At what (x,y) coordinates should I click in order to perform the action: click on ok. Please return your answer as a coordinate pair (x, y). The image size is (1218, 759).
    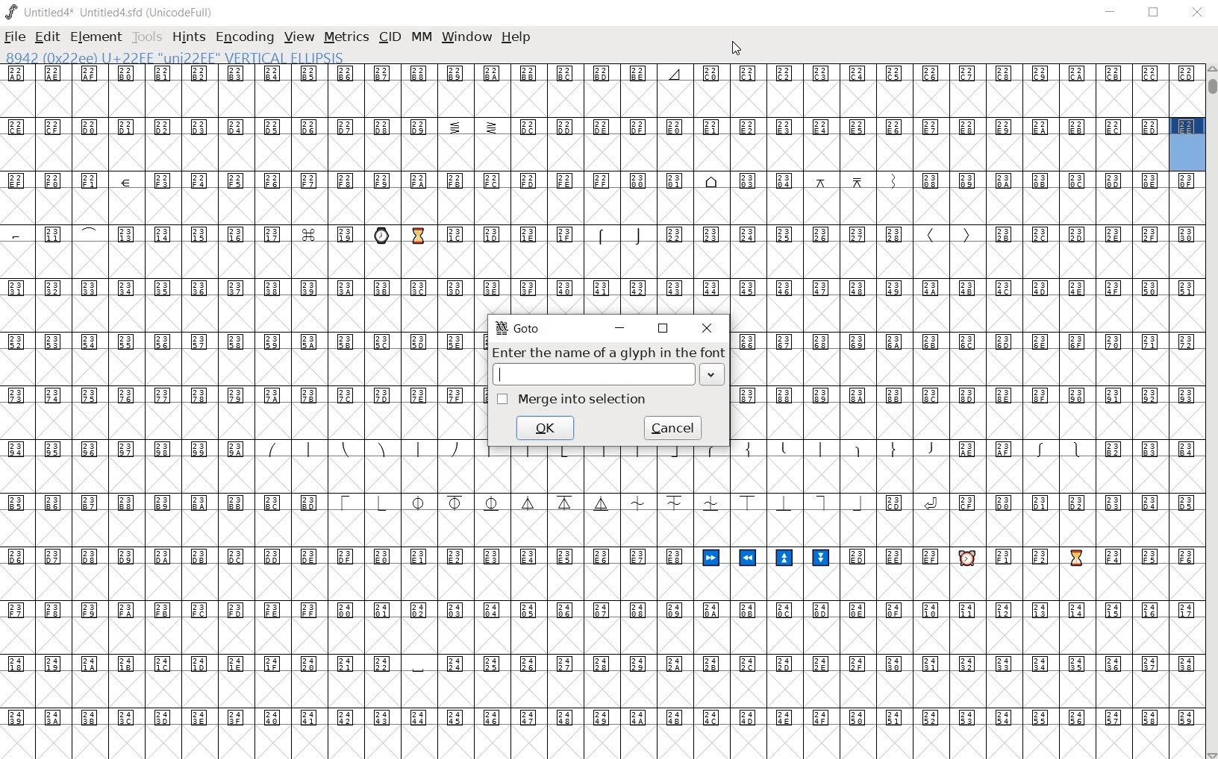
    Looking at the image, I should click on (547, 427).